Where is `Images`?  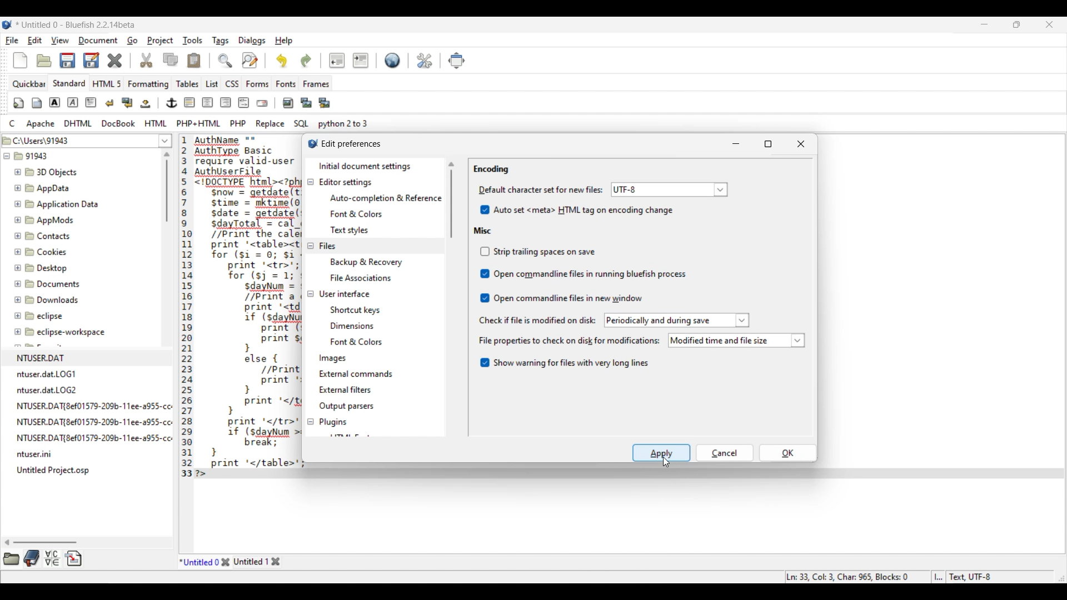 Images is located at coordinates (333, 358).